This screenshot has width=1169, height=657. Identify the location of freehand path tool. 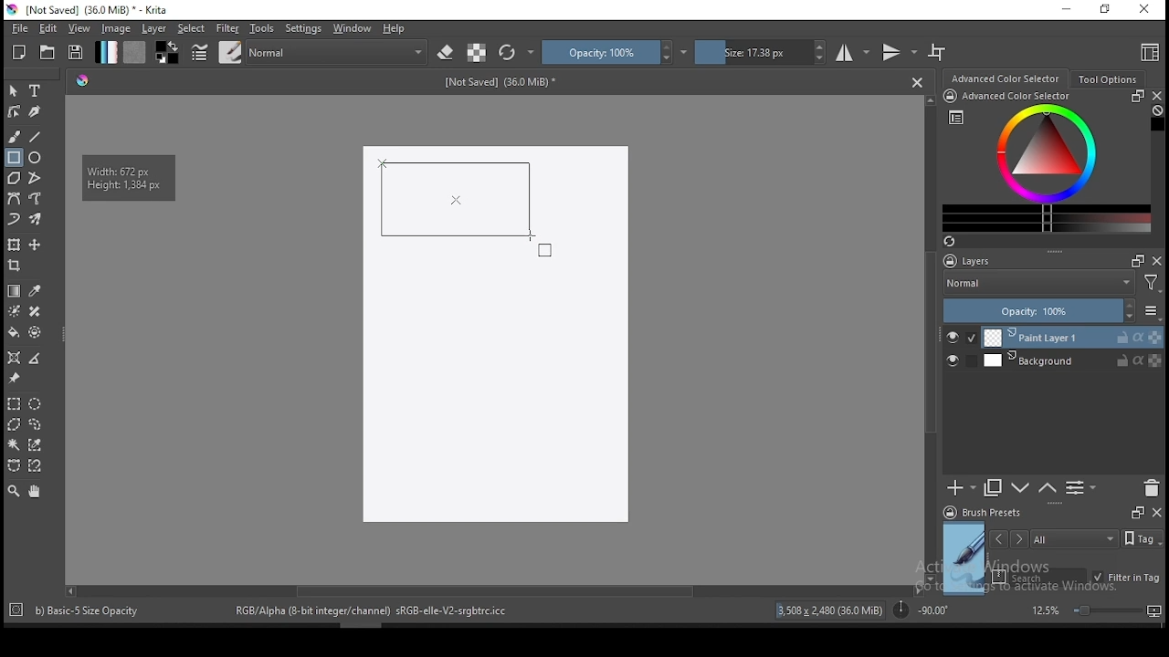
(37, 199).